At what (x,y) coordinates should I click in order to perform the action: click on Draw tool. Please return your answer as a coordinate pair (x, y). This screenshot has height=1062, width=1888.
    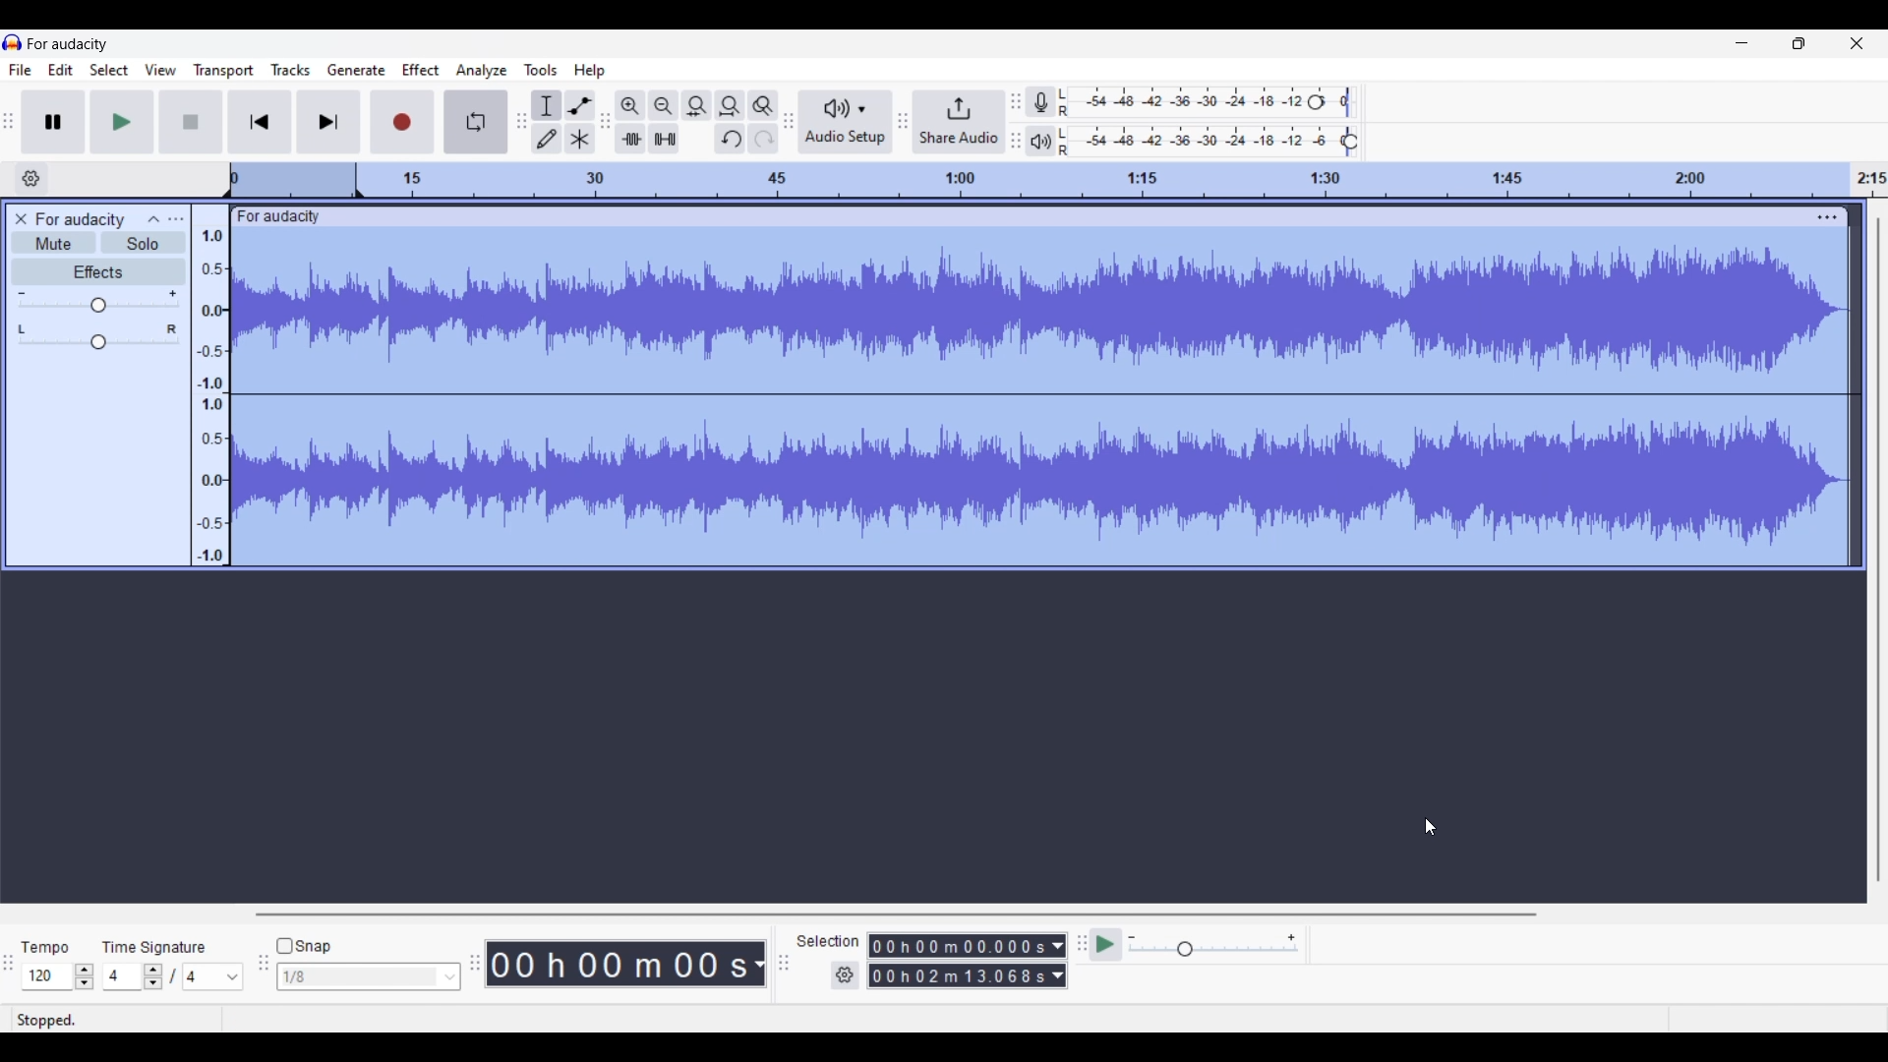
    Looking at the image, I should click on (547, 139).